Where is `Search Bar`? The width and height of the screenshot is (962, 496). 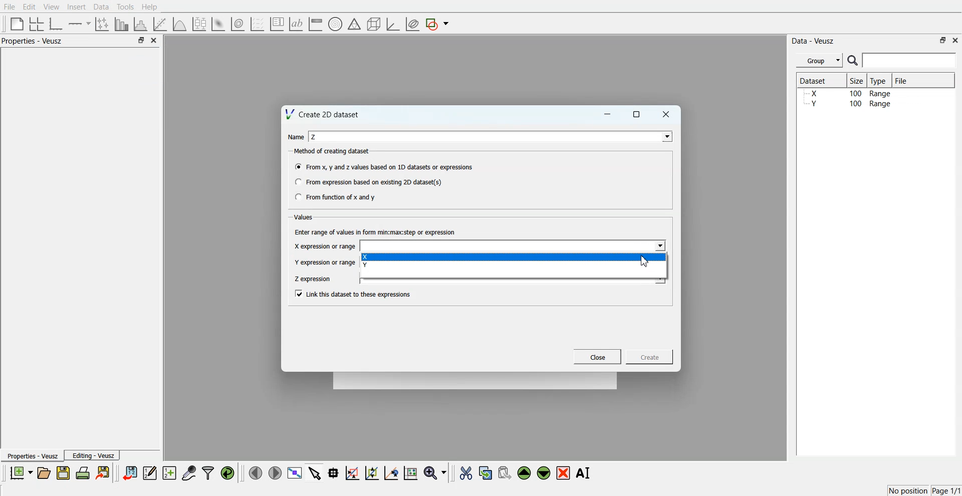
Search Bar is located at coordinates (902, 60).